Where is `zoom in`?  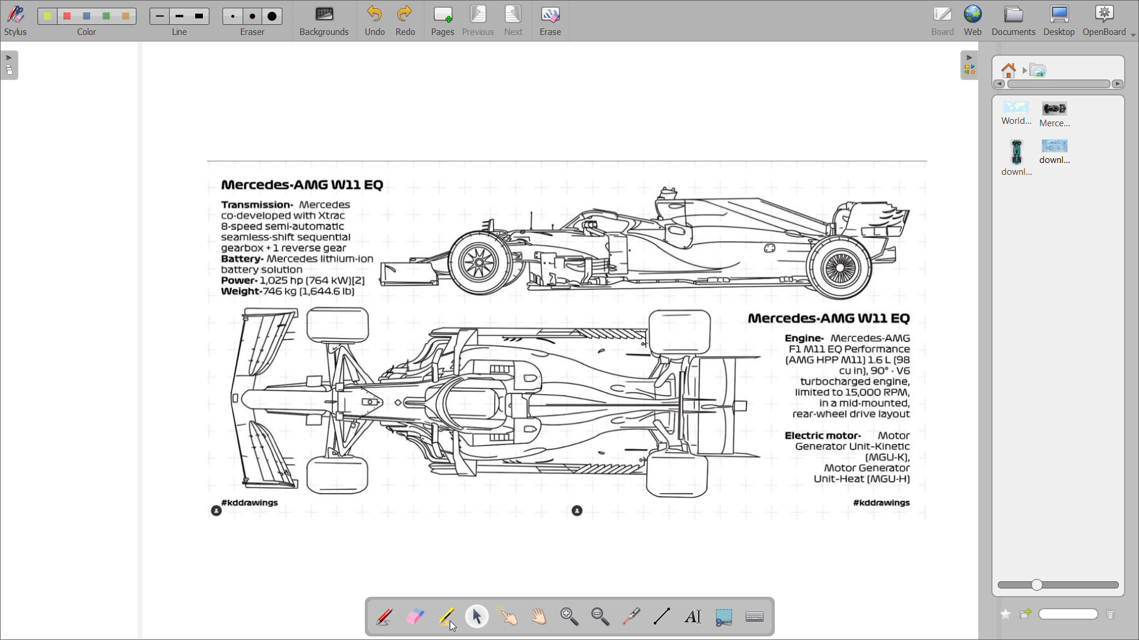
zoom in is located at coordinates (573, 616).